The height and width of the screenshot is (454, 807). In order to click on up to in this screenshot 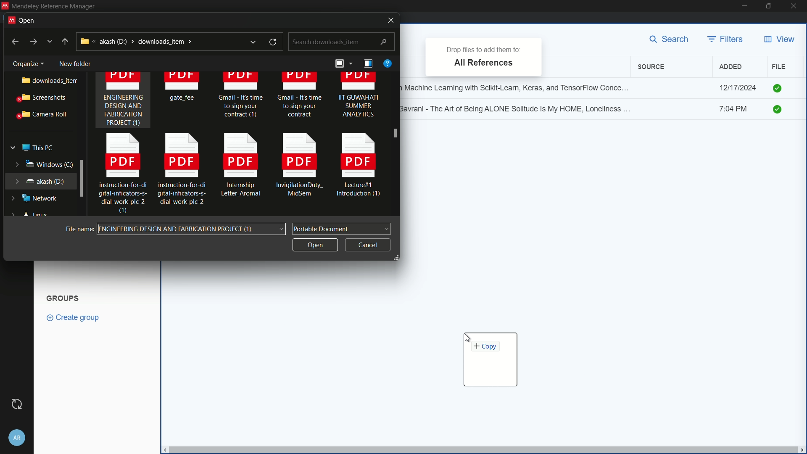, I will do `click(65, 42)`.